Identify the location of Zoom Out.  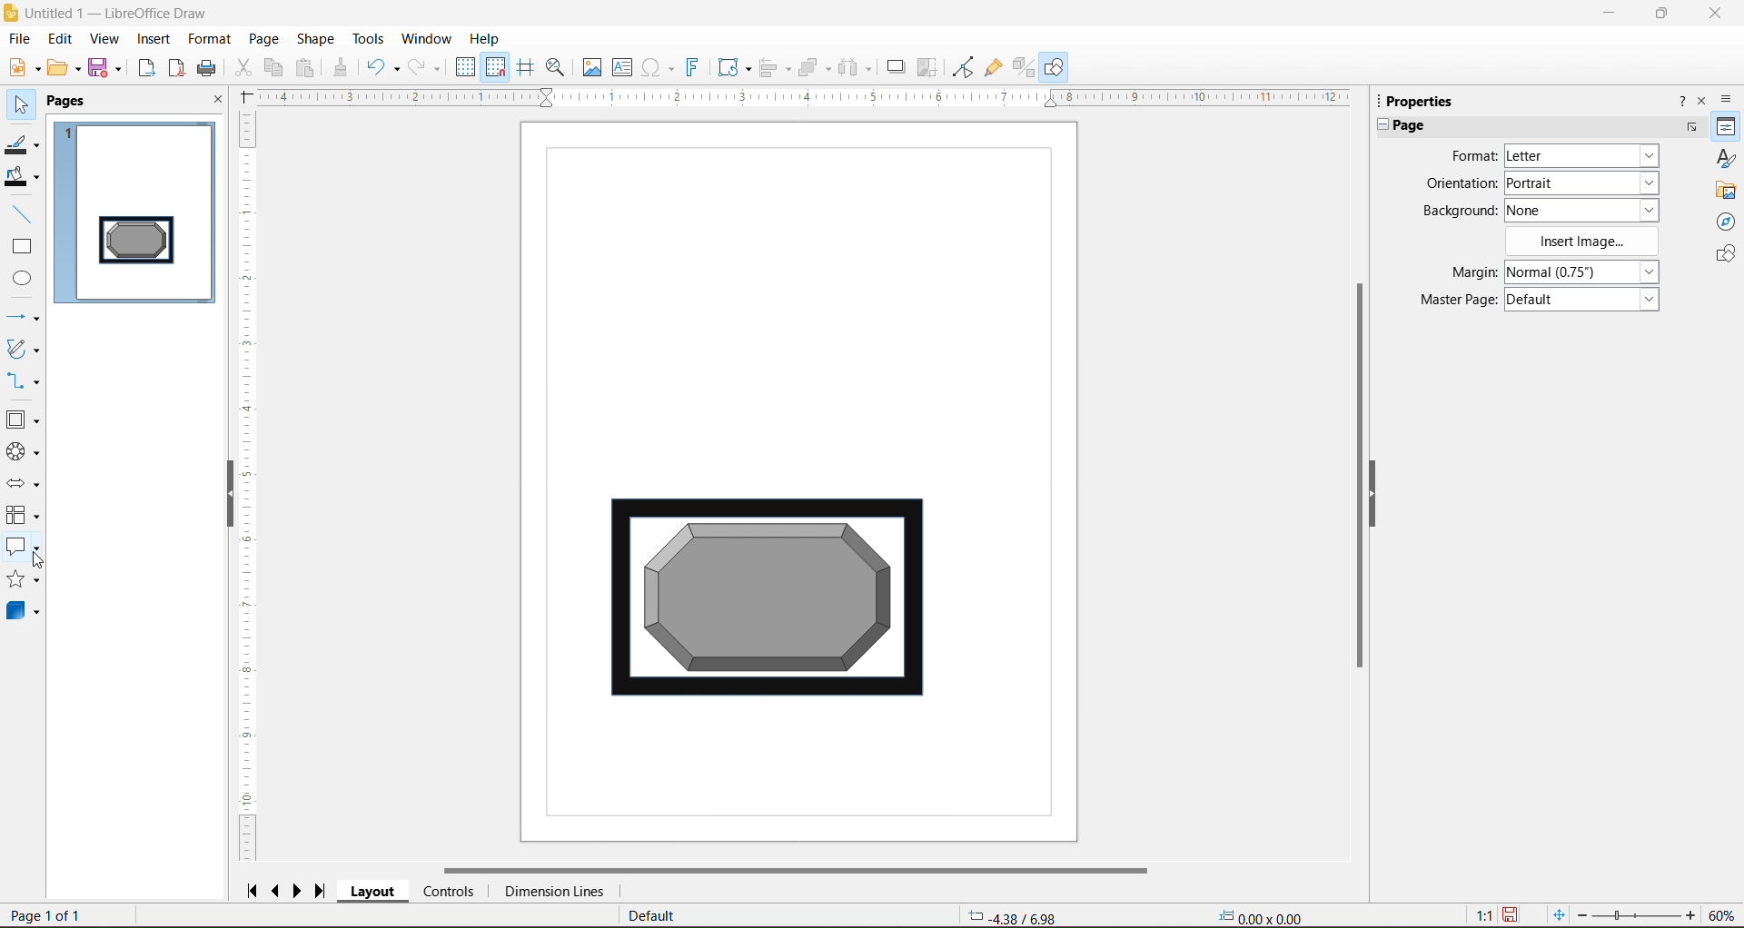
(1581, 914).